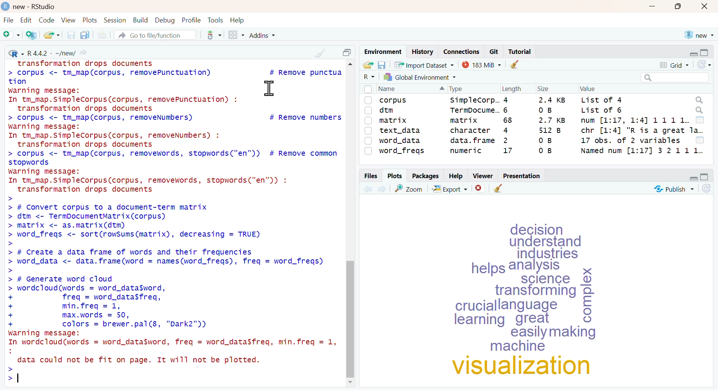  I want to click on Check box, so click(368, 120).